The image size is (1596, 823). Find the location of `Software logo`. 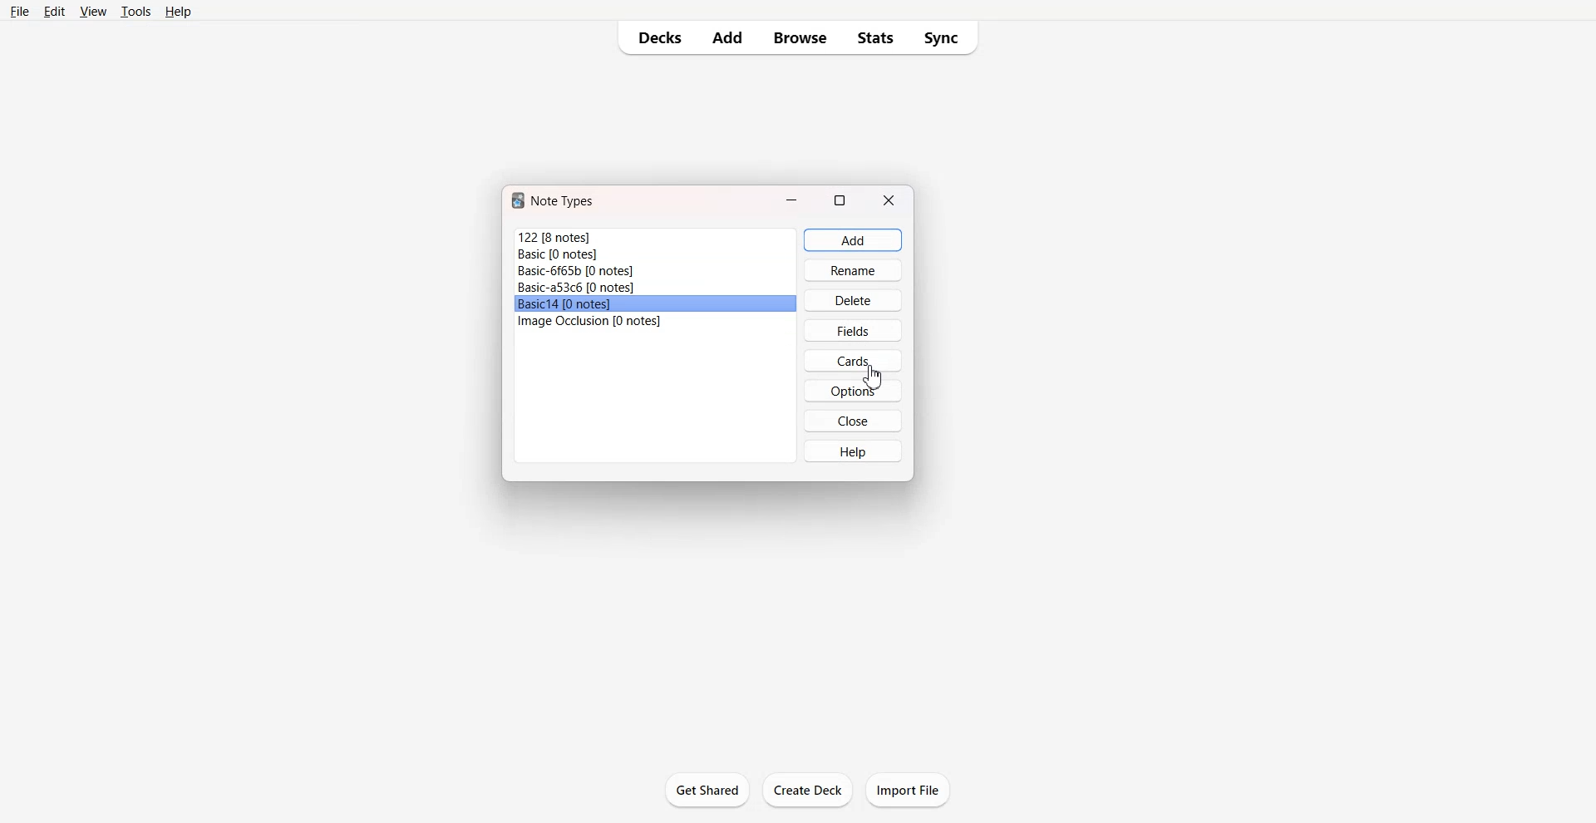

Software logo is located at coordinates (518, 200).